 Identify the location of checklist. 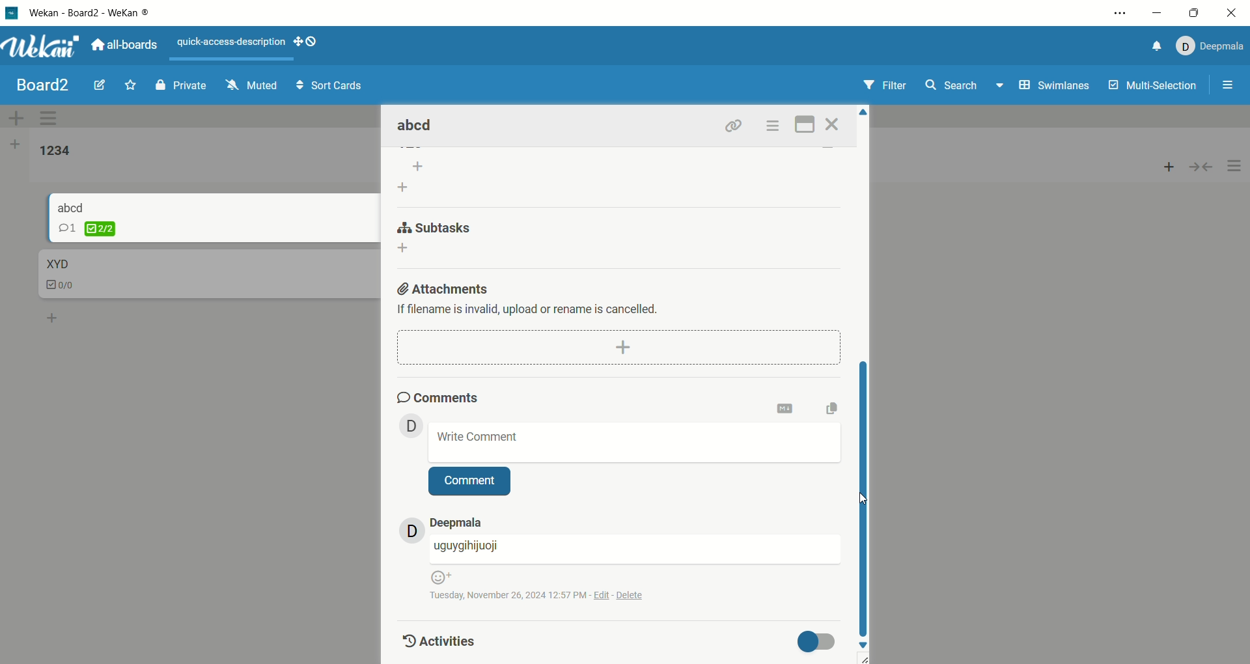
(62, 286).